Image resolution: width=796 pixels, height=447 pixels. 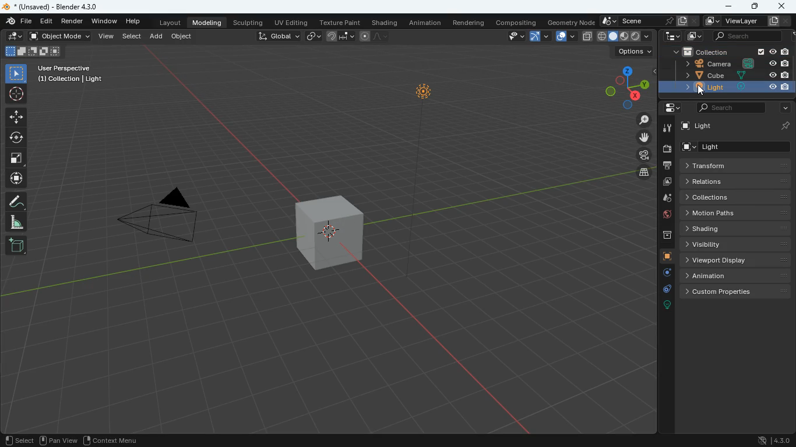 I want to click on filled, so click(x=624, y=37).